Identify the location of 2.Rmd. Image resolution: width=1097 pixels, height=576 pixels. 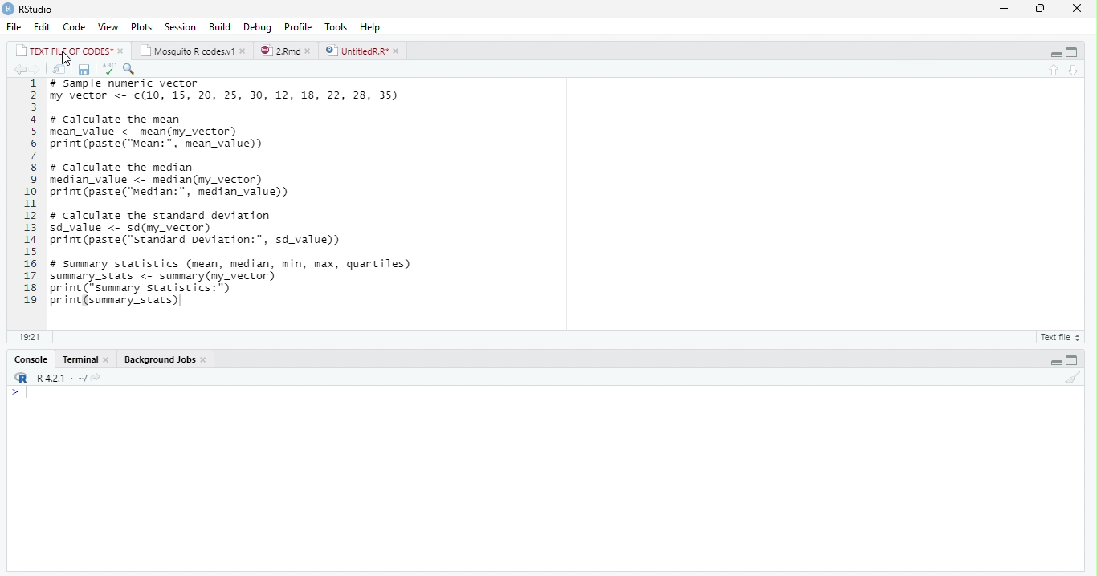
(279, 51).